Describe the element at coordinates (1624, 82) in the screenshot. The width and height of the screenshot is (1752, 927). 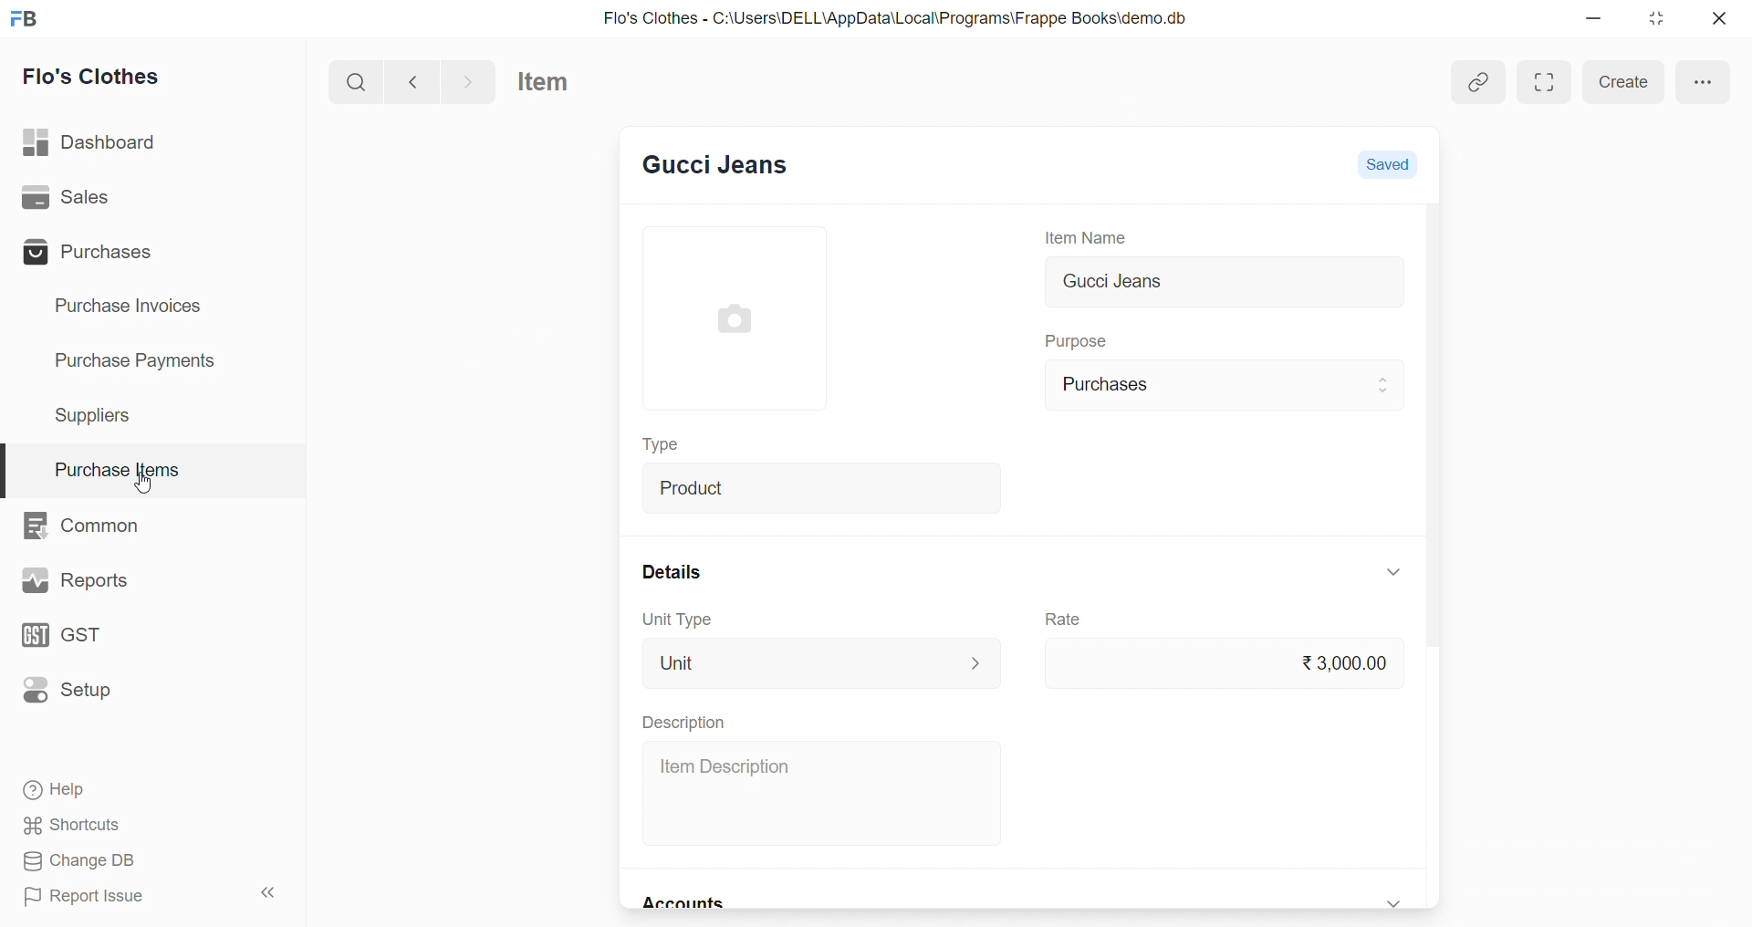
I see `Create` at that location.